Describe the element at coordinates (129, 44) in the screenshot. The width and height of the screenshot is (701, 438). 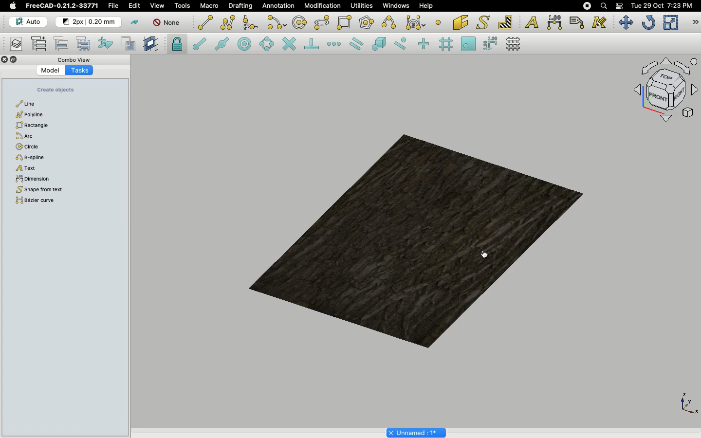
I see `Toggle normal/wireframe display` at that location.